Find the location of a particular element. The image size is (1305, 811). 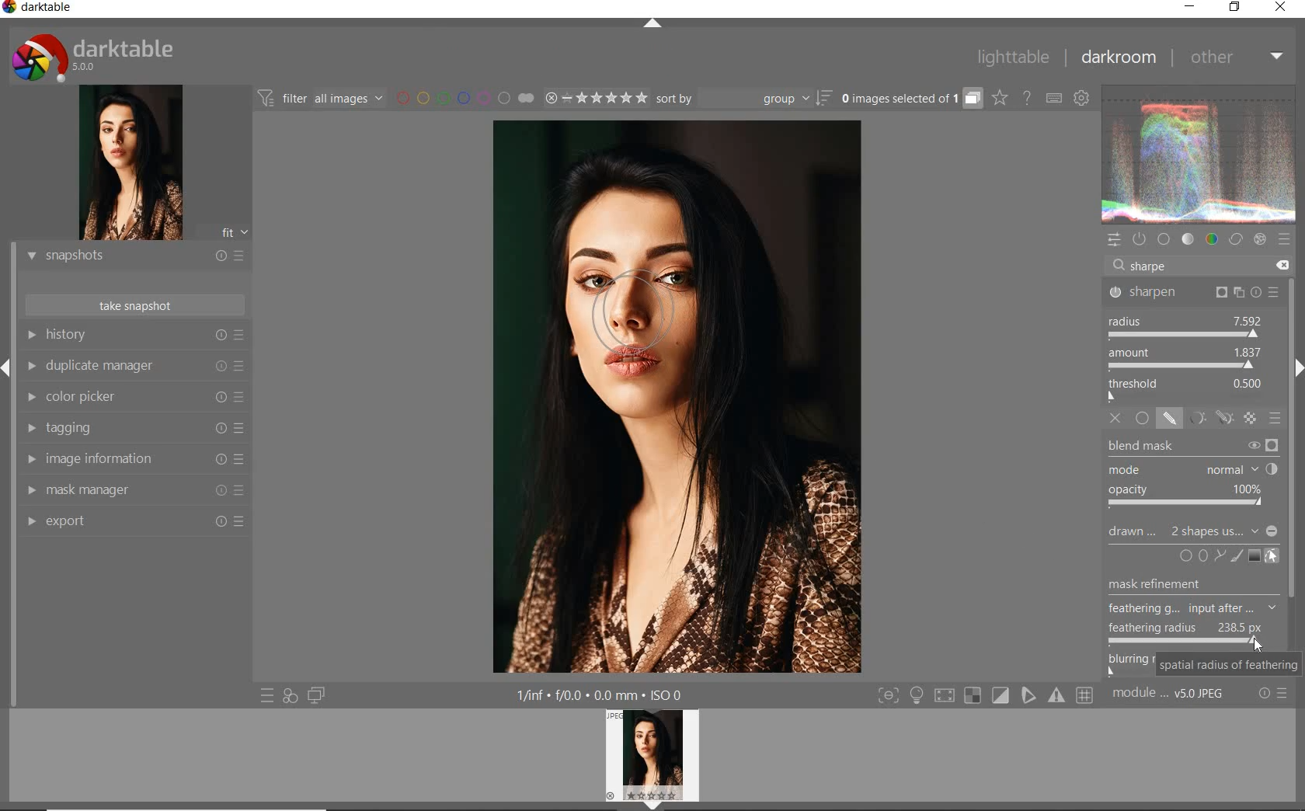

effect is located at coordinates (1259, 240).